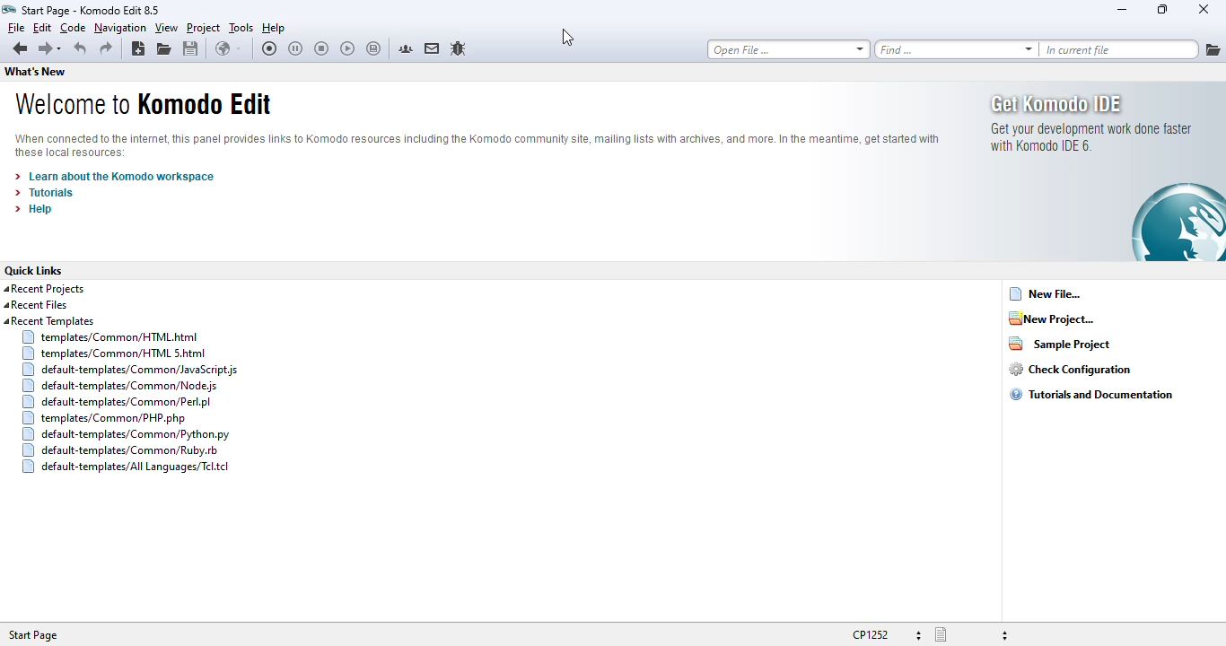 This screenshot has width=1226, height=646. I want to click on new project, so click(1051, 318).